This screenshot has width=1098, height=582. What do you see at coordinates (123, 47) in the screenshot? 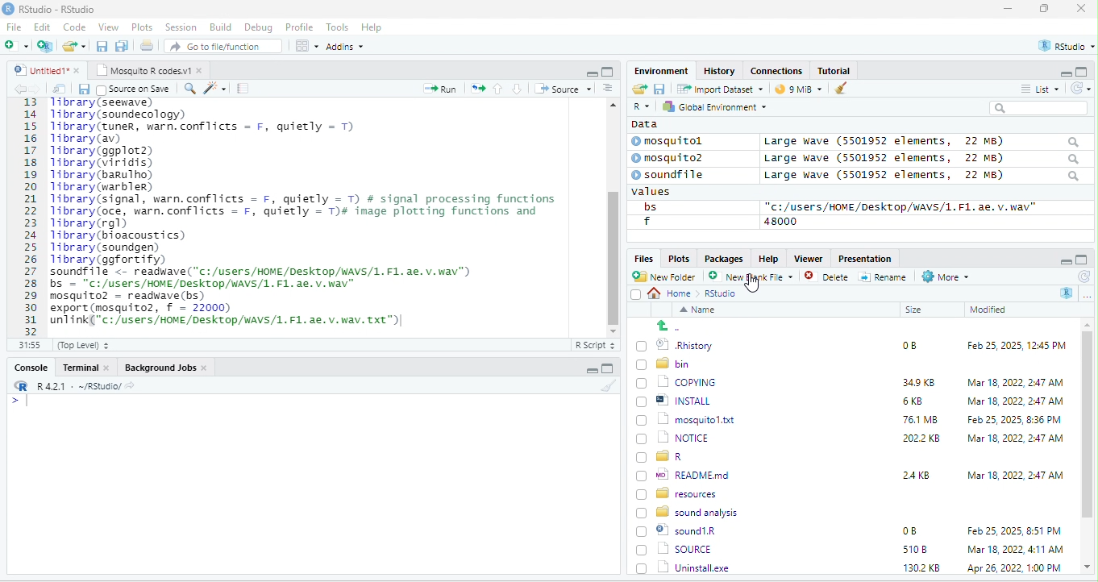
I see `save as` at bounding box center [123, 47].